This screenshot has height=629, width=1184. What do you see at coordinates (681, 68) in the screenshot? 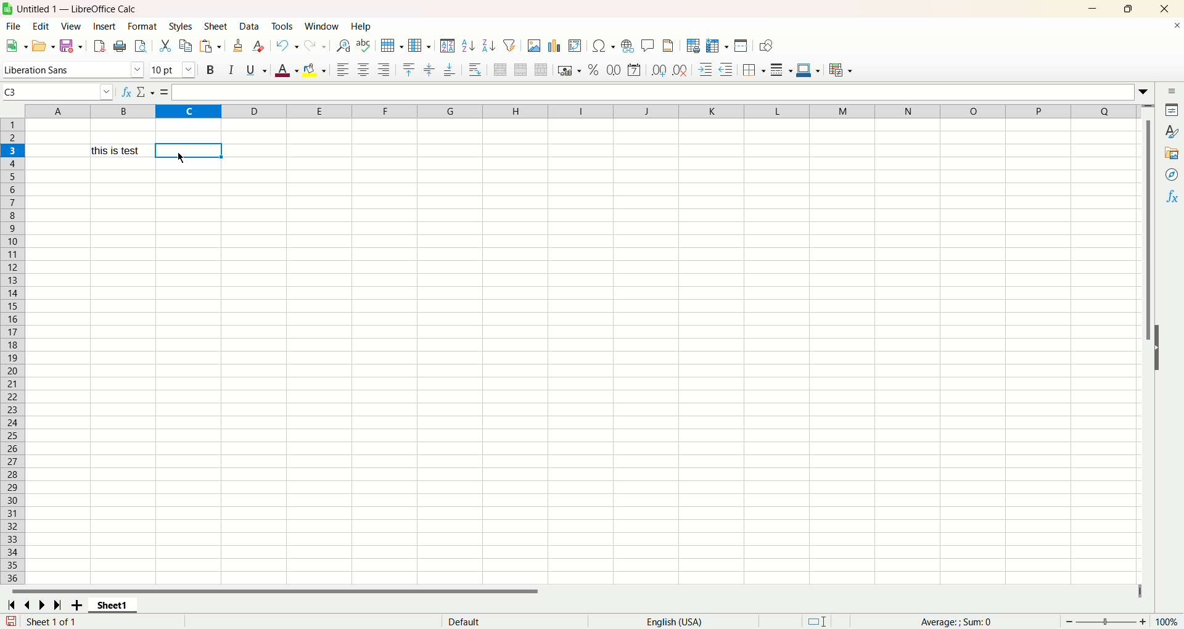
I see `remove decimal places` at bounding box center [681, 68].